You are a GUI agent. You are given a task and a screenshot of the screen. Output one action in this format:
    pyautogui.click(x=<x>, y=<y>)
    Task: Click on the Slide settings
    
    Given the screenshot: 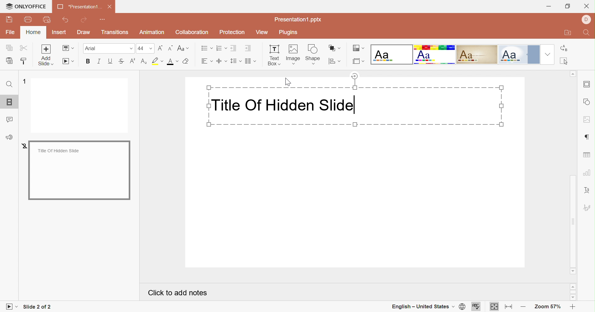 What is the action you would take?
    pyautogui.click(x=587, y=85)
    